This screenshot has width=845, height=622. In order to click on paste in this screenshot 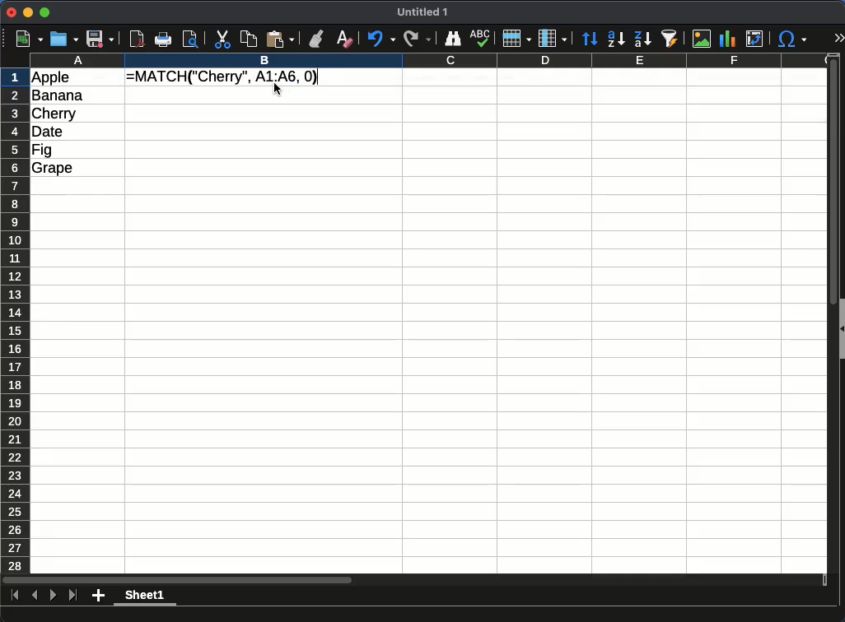, I will do `click(280, 39)`.